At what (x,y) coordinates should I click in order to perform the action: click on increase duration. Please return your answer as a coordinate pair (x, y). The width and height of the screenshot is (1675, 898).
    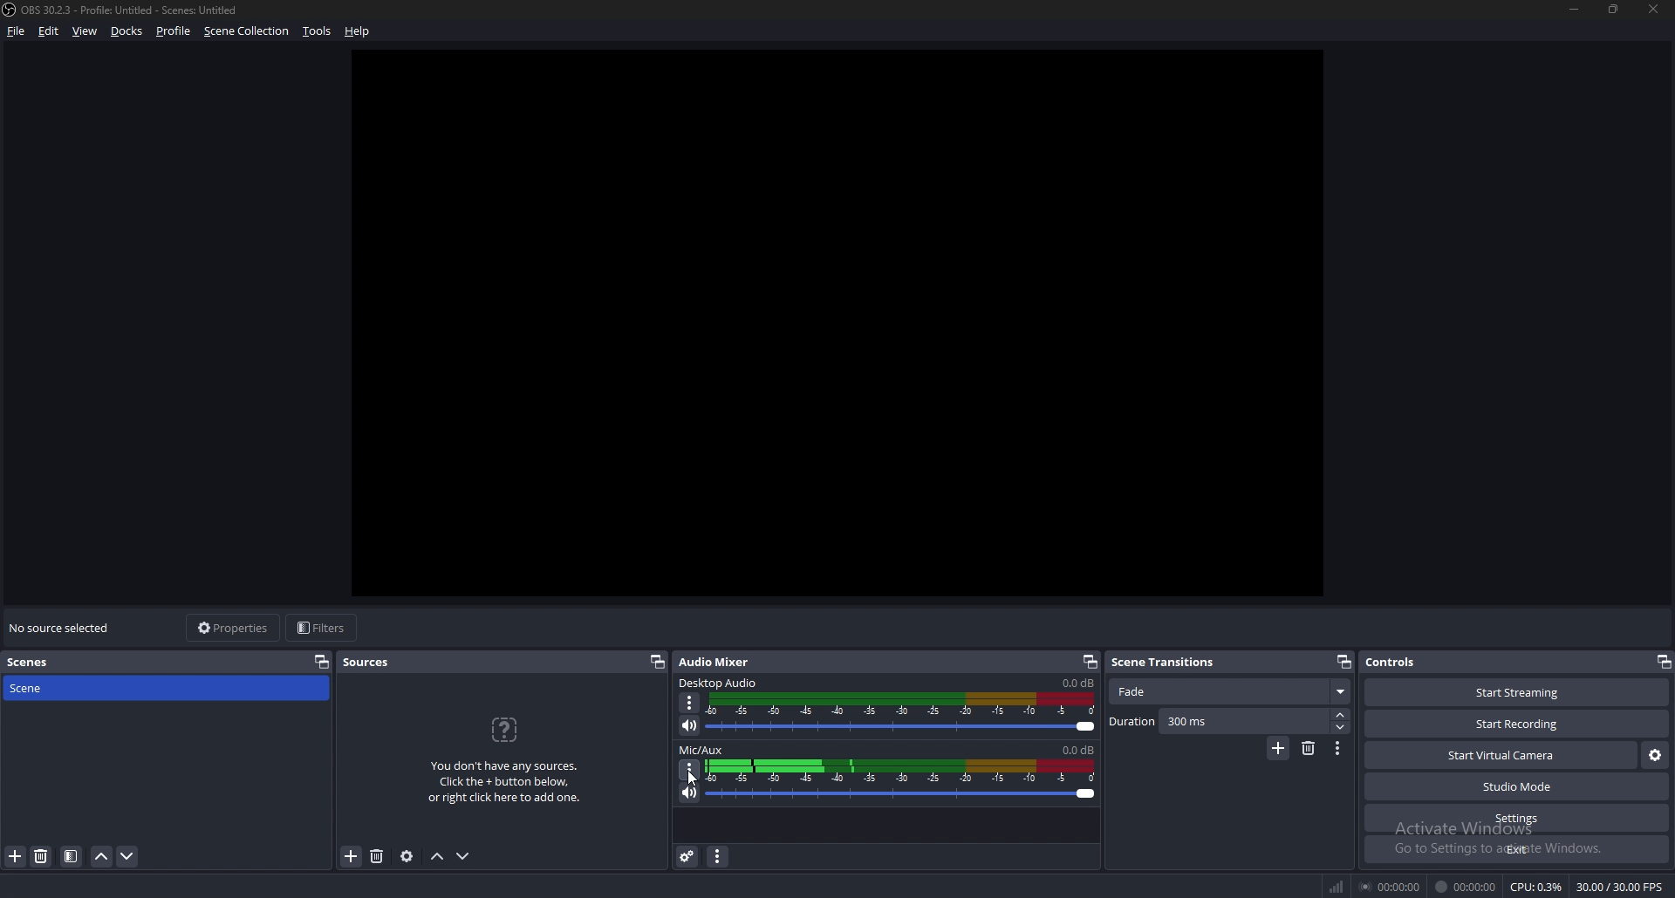
    Looking at the image, I should click on (1340, 714).